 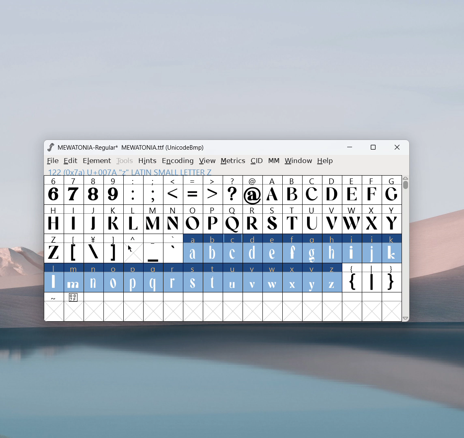 What do you see at coordinates (130, 249) in the screenshot?
I see `cursor` at bounding box center [130, 249].